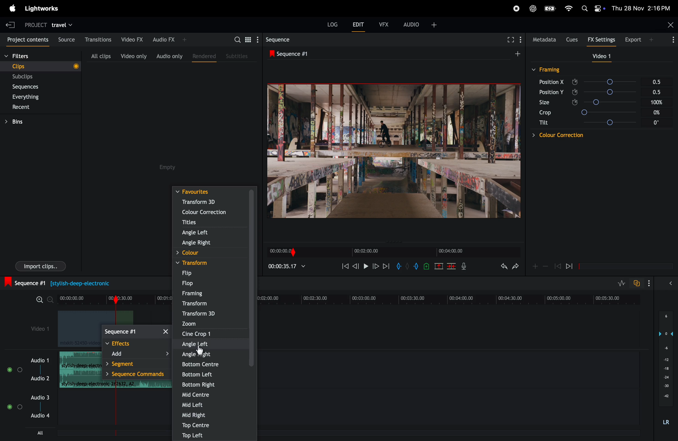 The width and height of the screenshot is (678, 441). What do you see at coordinates (552, 82) in the screenshot?
I see `position X` at bounding box center [552, 82].